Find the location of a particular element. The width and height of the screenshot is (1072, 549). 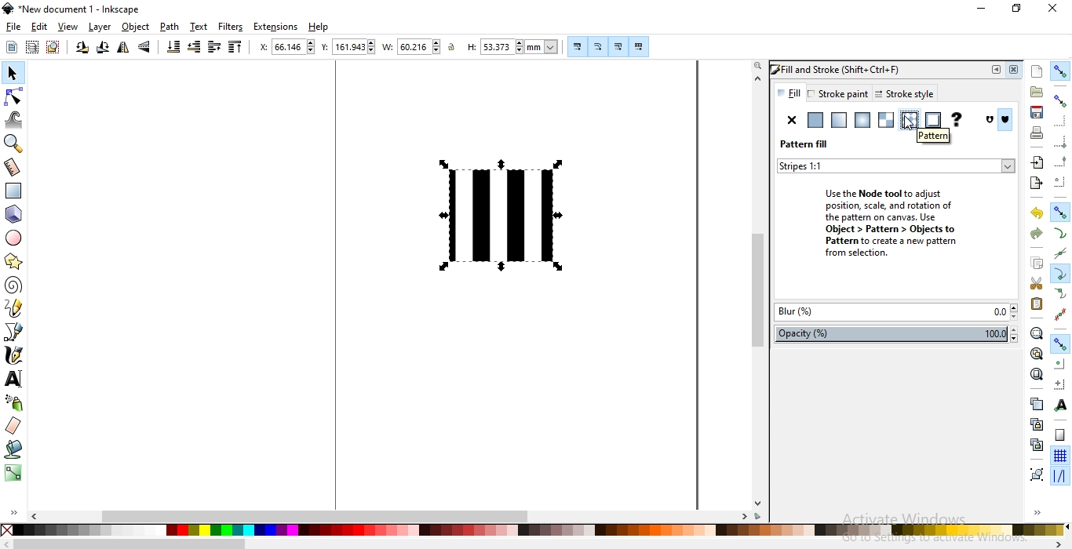

close is located at coordinates (1052, 9).